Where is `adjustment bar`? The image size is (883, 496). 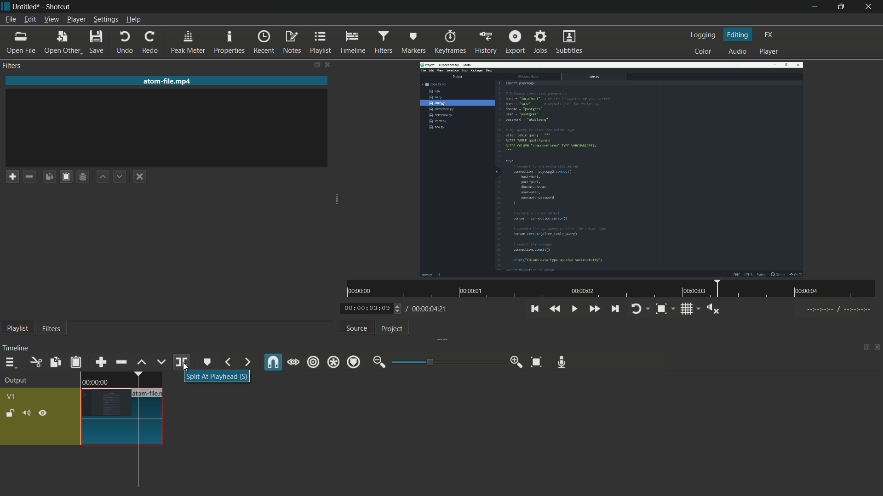
adjustment bar is located at coordinates (446, 362).